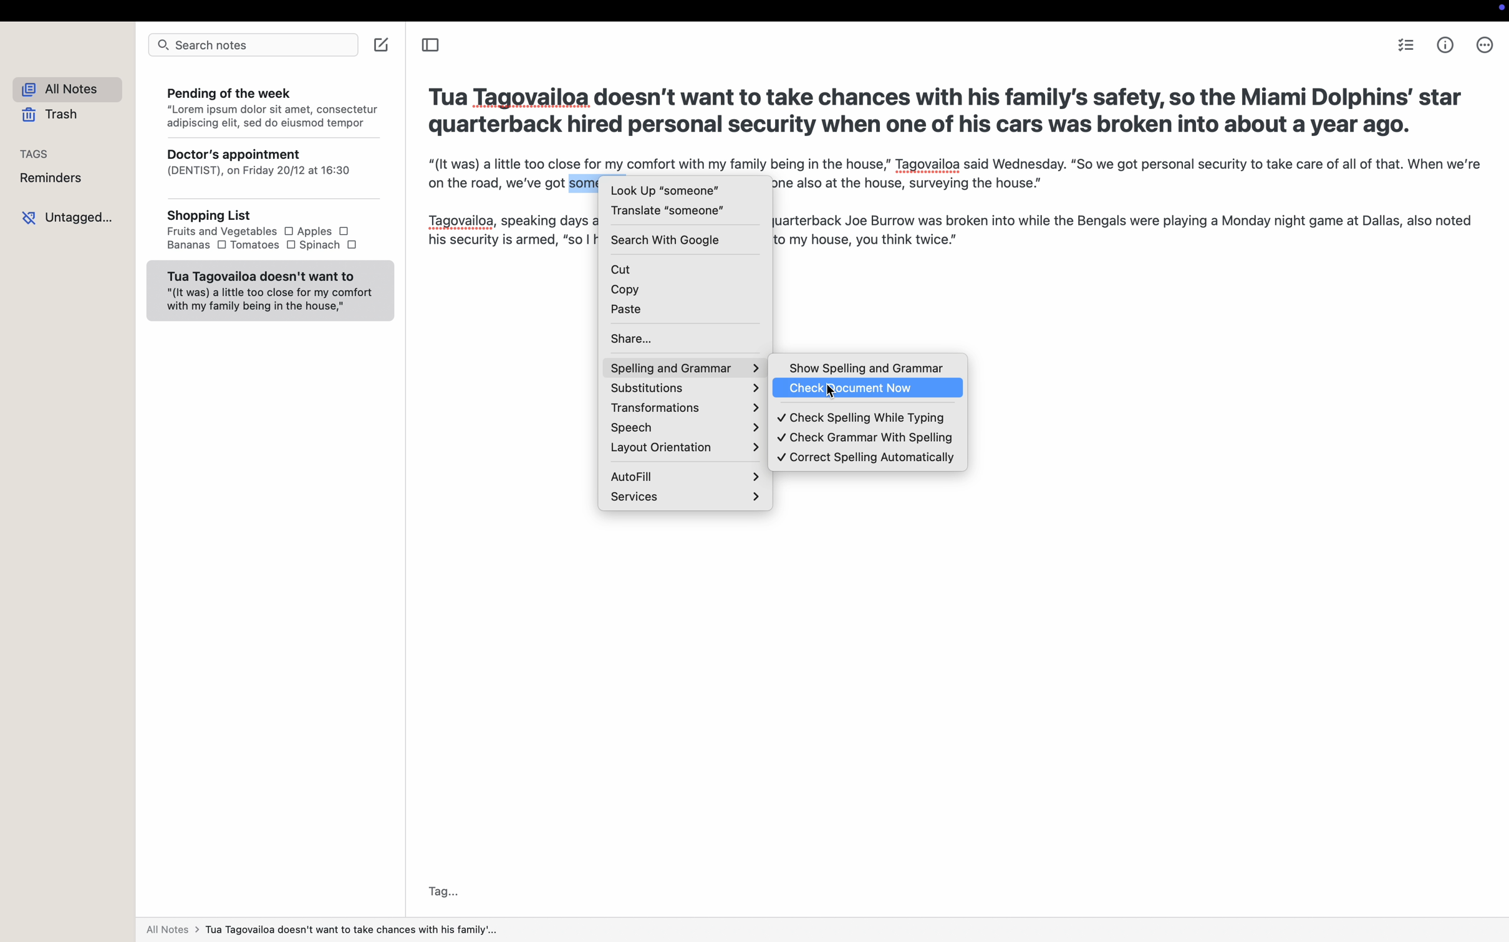 The image size is (1509, 942). What do you see at coordinates (430, 47) in the screenshot?
I see `toggle sidebar` at bounding box center [430, 47].